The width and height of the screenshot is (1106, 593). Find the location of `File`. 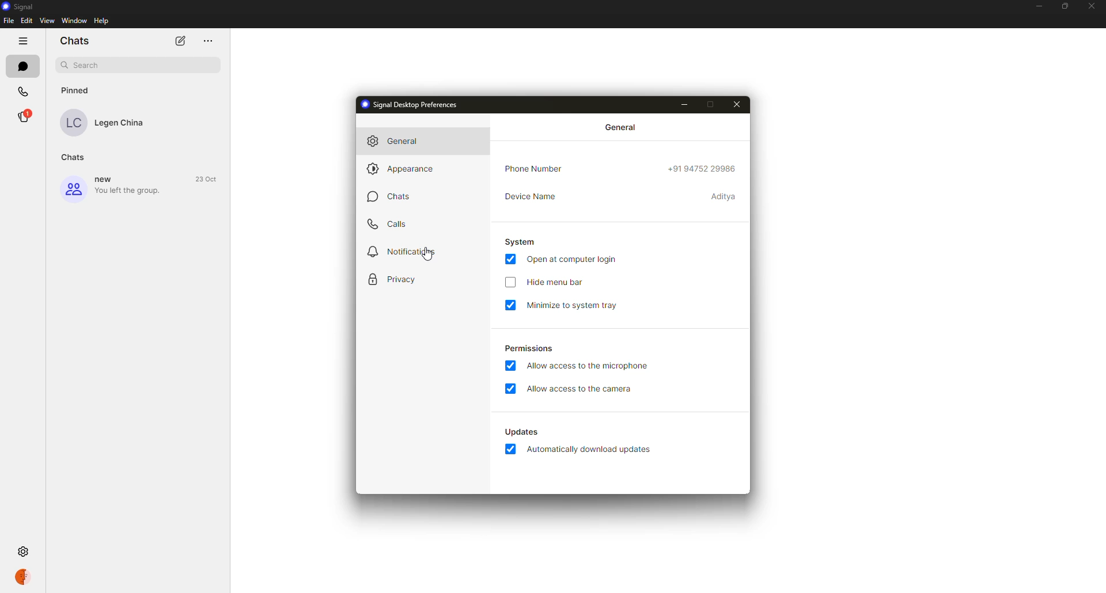

File is located at coordinates (9, 20).